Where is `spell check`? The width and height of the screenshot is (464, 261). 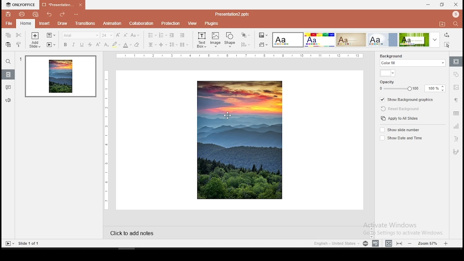 spell check is located at coordinates (376, 243).